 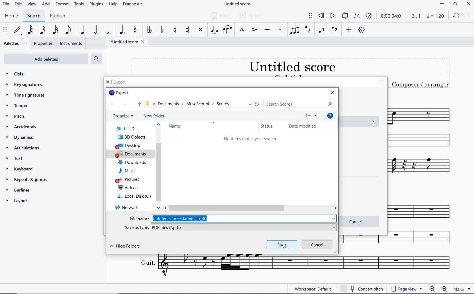 What do you see at coordinates (423, 168) in the screenshot?
I see `7-string guitar` at bounding box center [423, 168].